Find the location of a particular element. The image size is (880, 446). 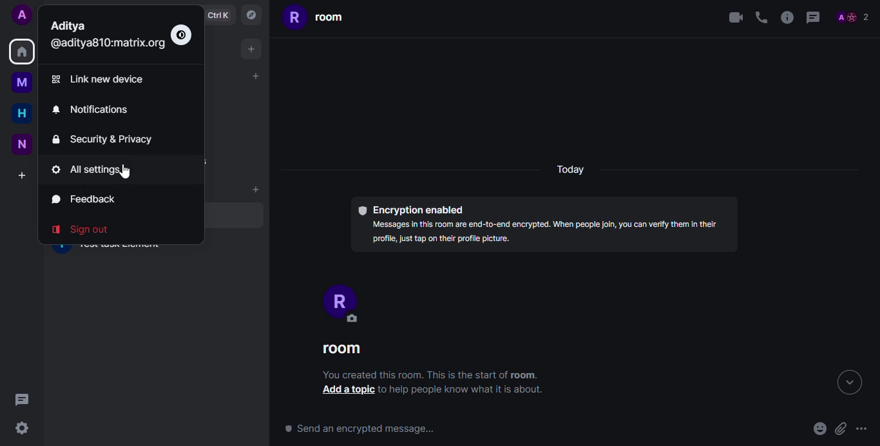

room is located at coordinates (344, 350).